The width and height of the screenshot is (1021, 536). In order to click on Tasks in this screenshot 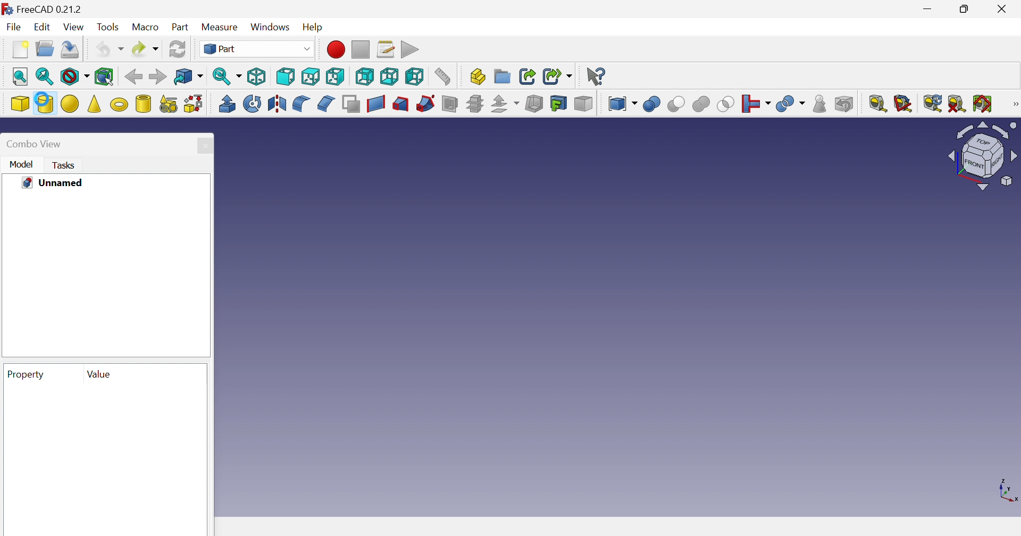, I will do `click(64, 165)`.